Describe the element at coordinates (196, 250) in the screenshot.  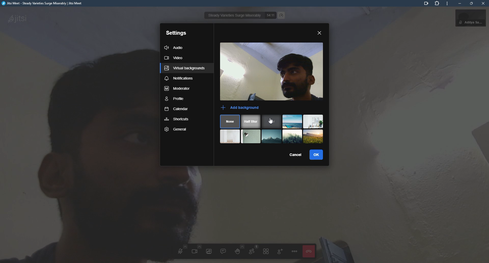
I see `start camera` at that location.